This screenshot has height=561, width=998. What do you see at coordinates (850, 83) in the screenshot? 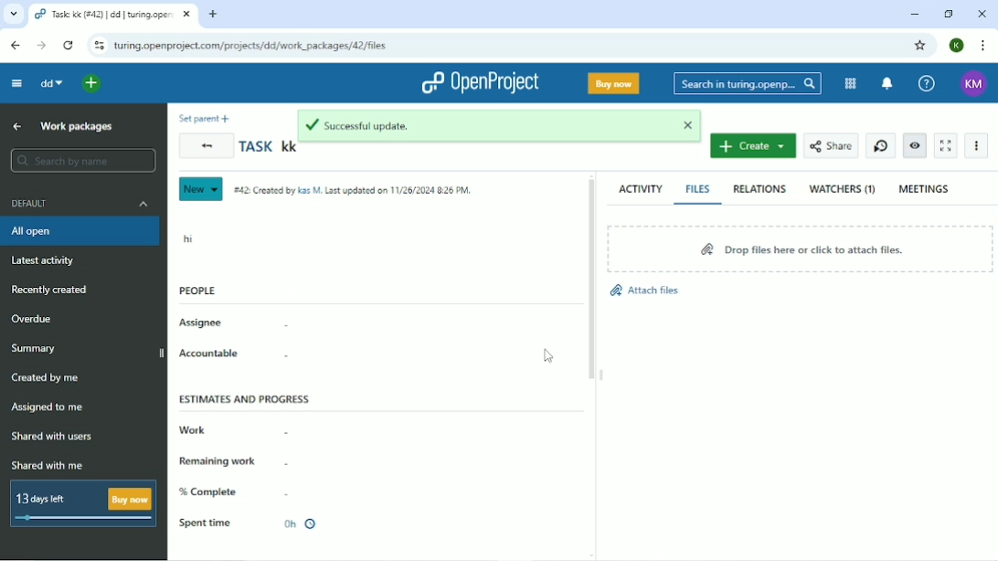
I see `Modules` at bounding box center [850, 83].